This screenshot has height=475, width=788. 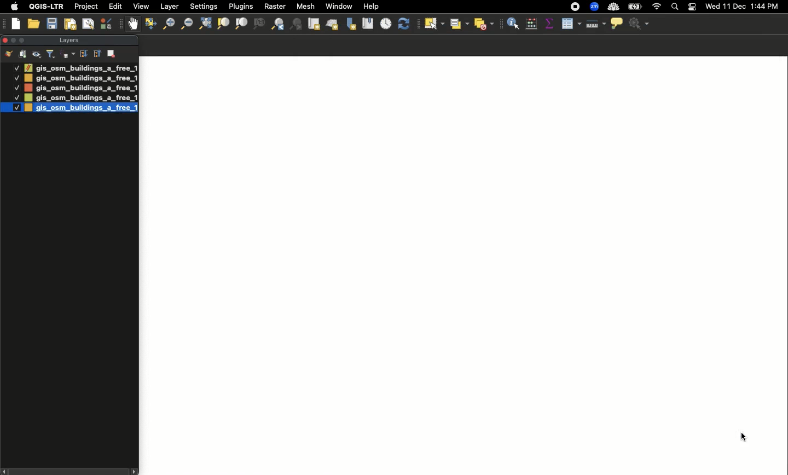 What do you see at coordinates (242, 24) in the screenshot?
I see `Zoom to layer` at bounding box center [242, 24].